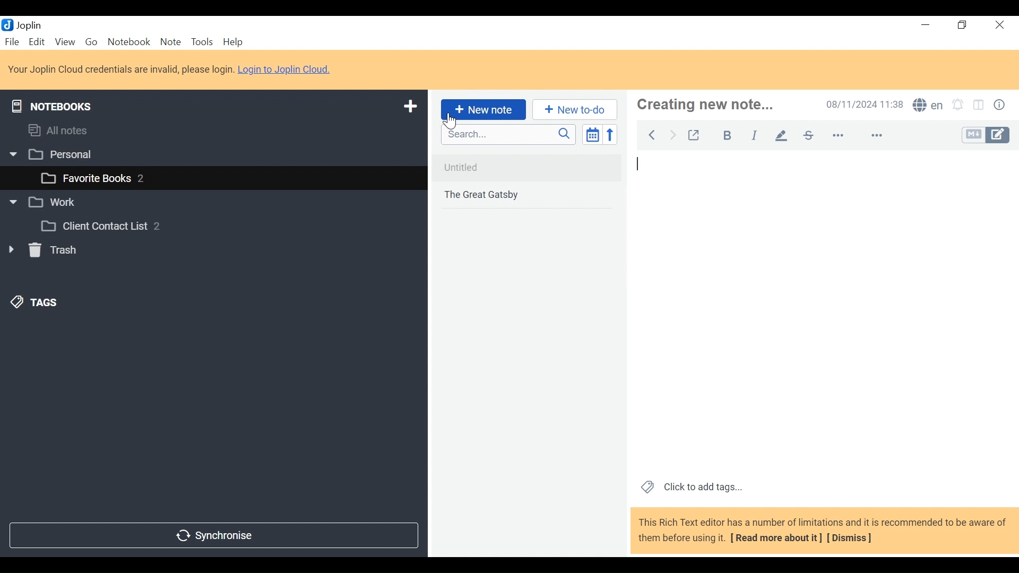 Image resolution: width=1019 pixels, height=573 pixels. Describe the element at coordinates (957, 106) in the screenshot. I see `Set alarms` at that location.